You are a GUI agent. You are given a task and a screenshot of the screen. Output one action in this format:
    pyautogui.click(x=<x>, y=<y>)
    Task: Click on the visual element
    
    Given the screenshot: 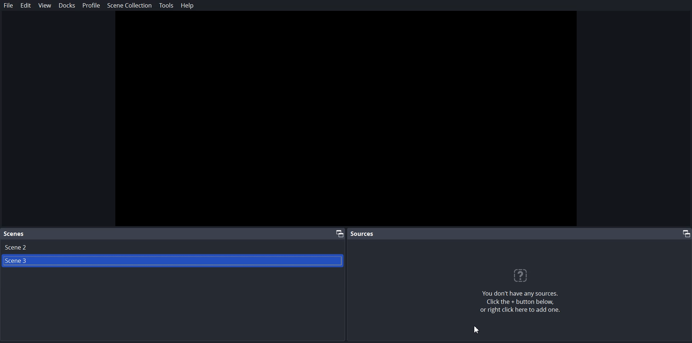 What is the action you would take?
    pyautogui.click(x=524, y=275)
    